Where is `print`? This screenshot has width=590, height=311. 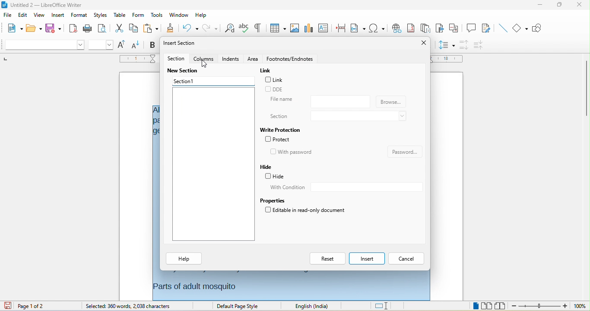
print is located at coordinates (88, 28).